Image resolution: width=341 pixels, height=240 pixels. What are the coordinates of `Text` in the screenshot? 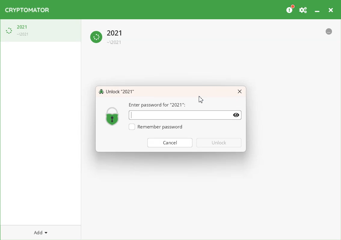 It's located at (116, 91).